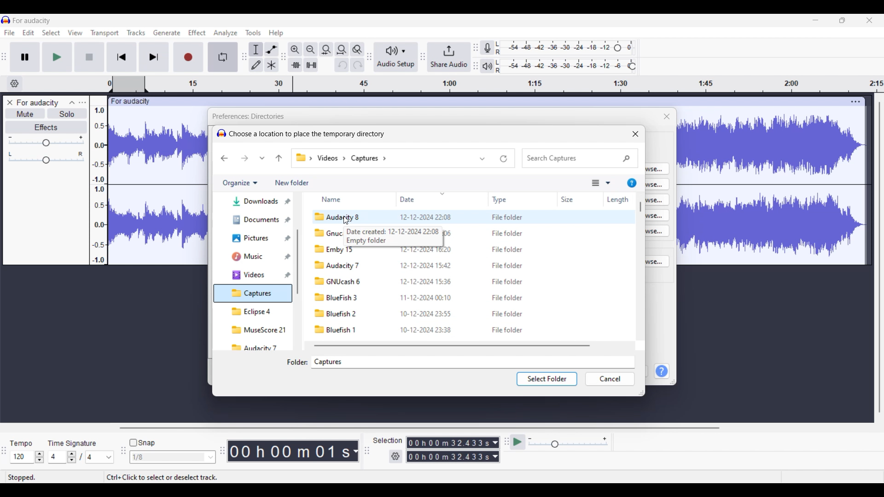 The image size is (884, 497). I want to click on Organize options, so click(239, 183).